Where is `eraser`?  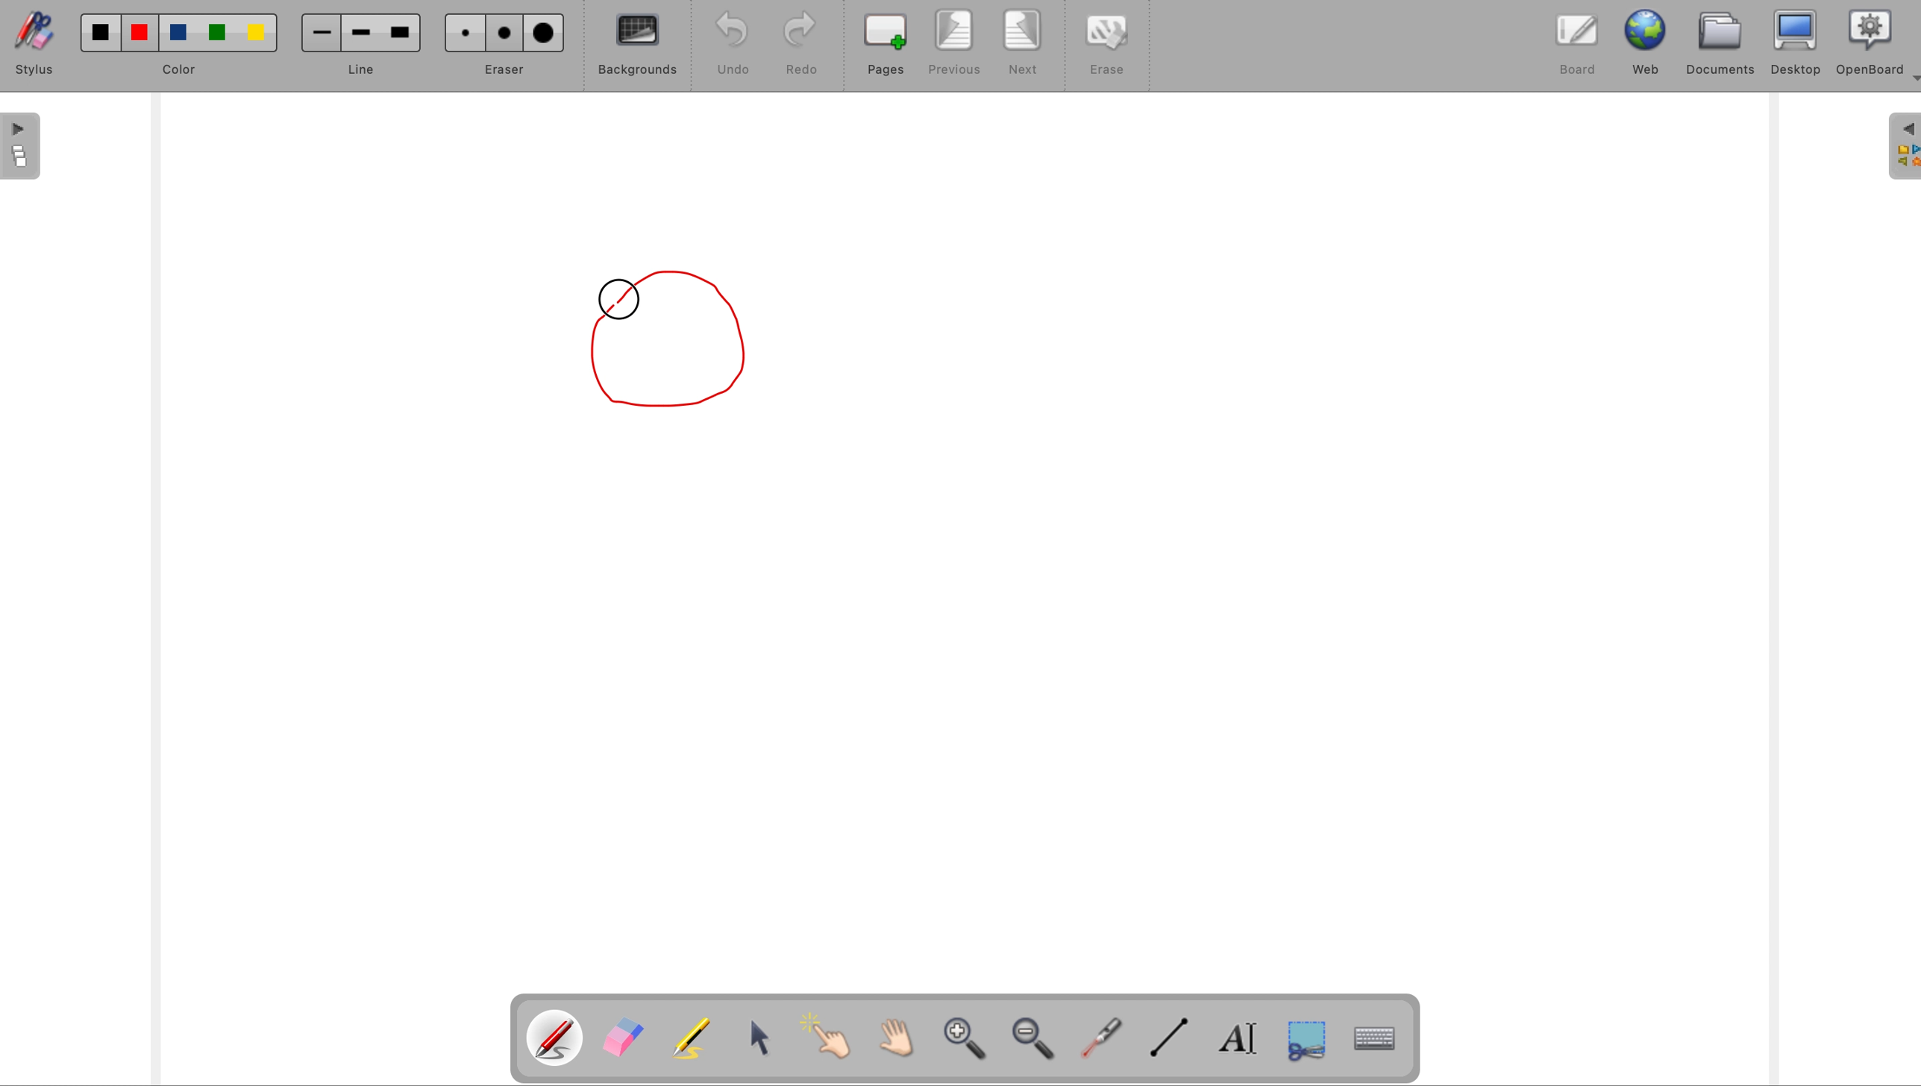
eraser is located at coordinates (507, 45).